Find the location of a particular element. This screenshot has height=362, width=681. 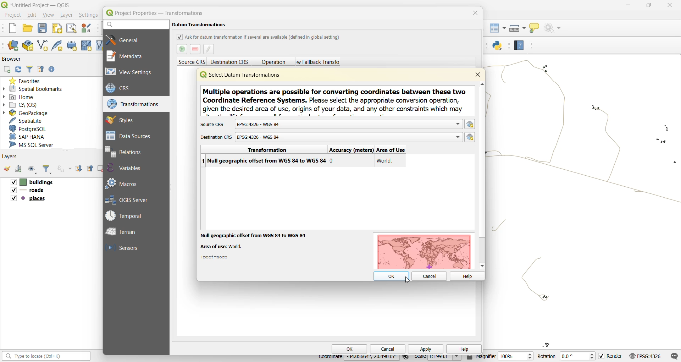

help is located at coordinates (519, 44).